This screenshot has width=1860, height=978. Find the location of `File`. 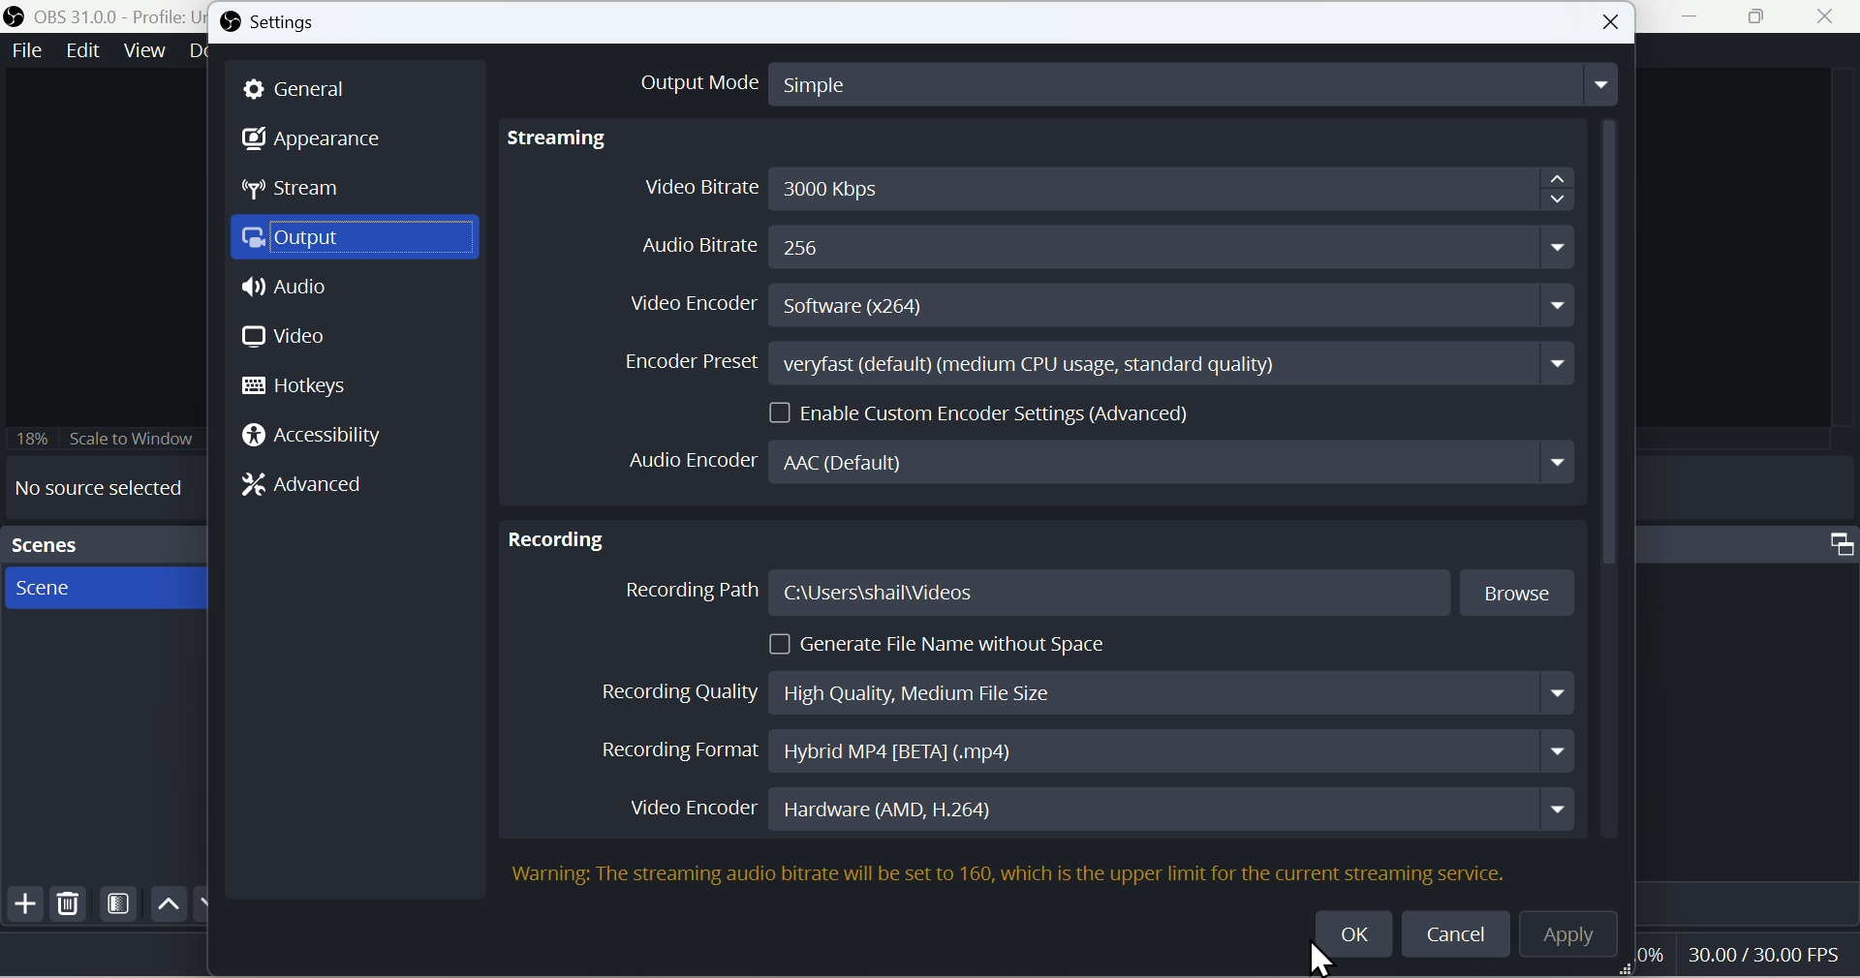

File is located at coordinates (25, 51).